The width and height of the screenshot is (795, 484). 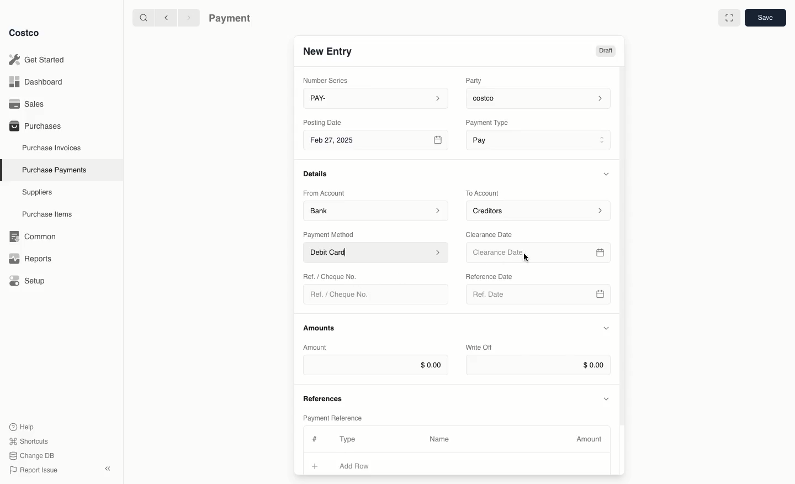 What do you see at coordinates (526, 259) in the screenshot?
I see `cursor` at bounding box center [526, 259].